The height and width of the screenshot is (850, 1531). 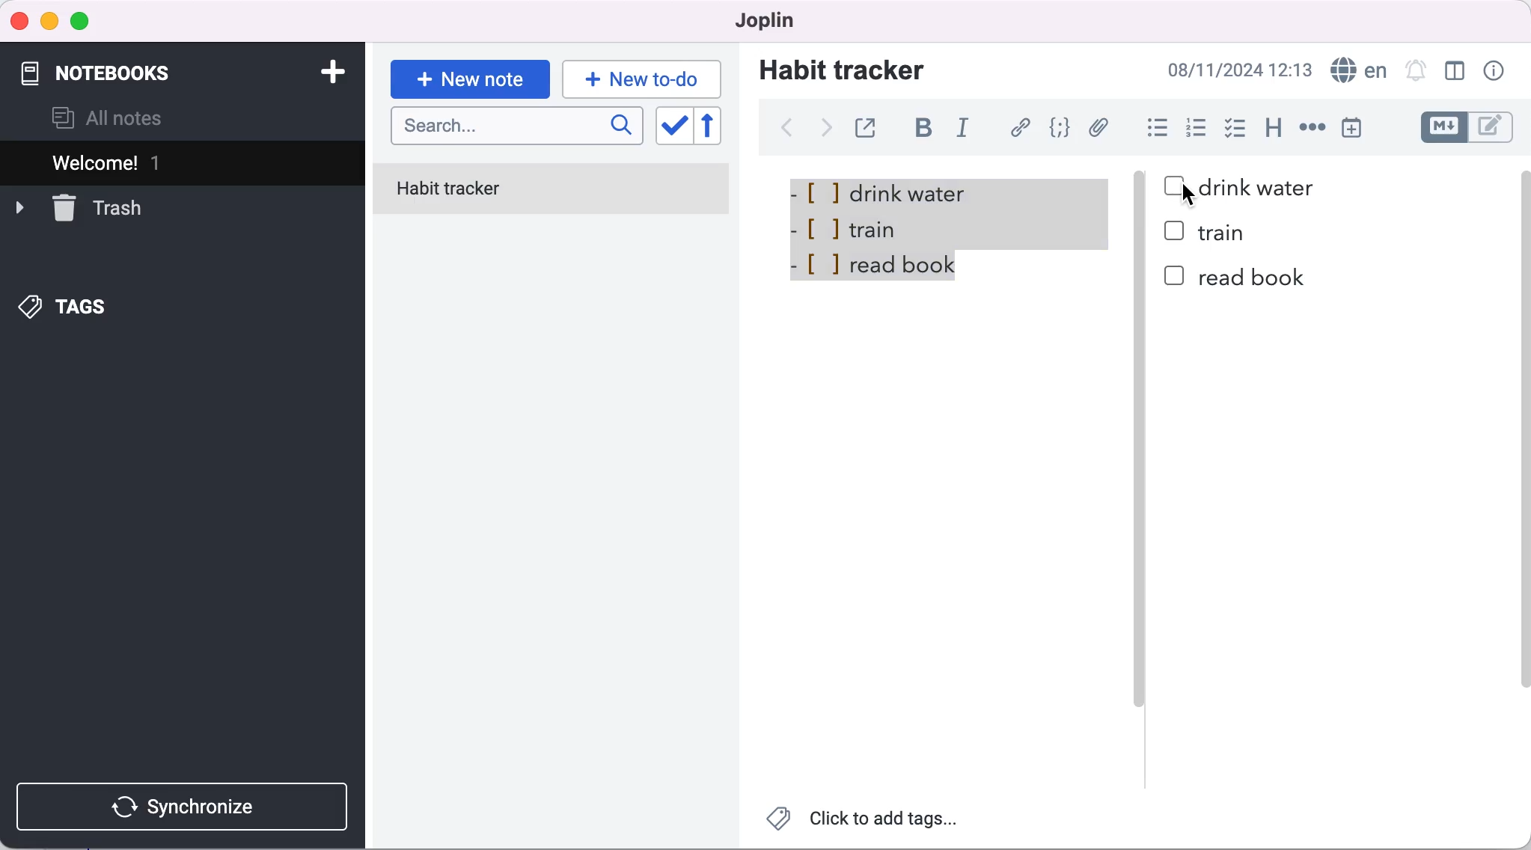 What do you see at coordinates (823, 132) in the screenshot?
I see `forward` at bounding box center [823, 132].